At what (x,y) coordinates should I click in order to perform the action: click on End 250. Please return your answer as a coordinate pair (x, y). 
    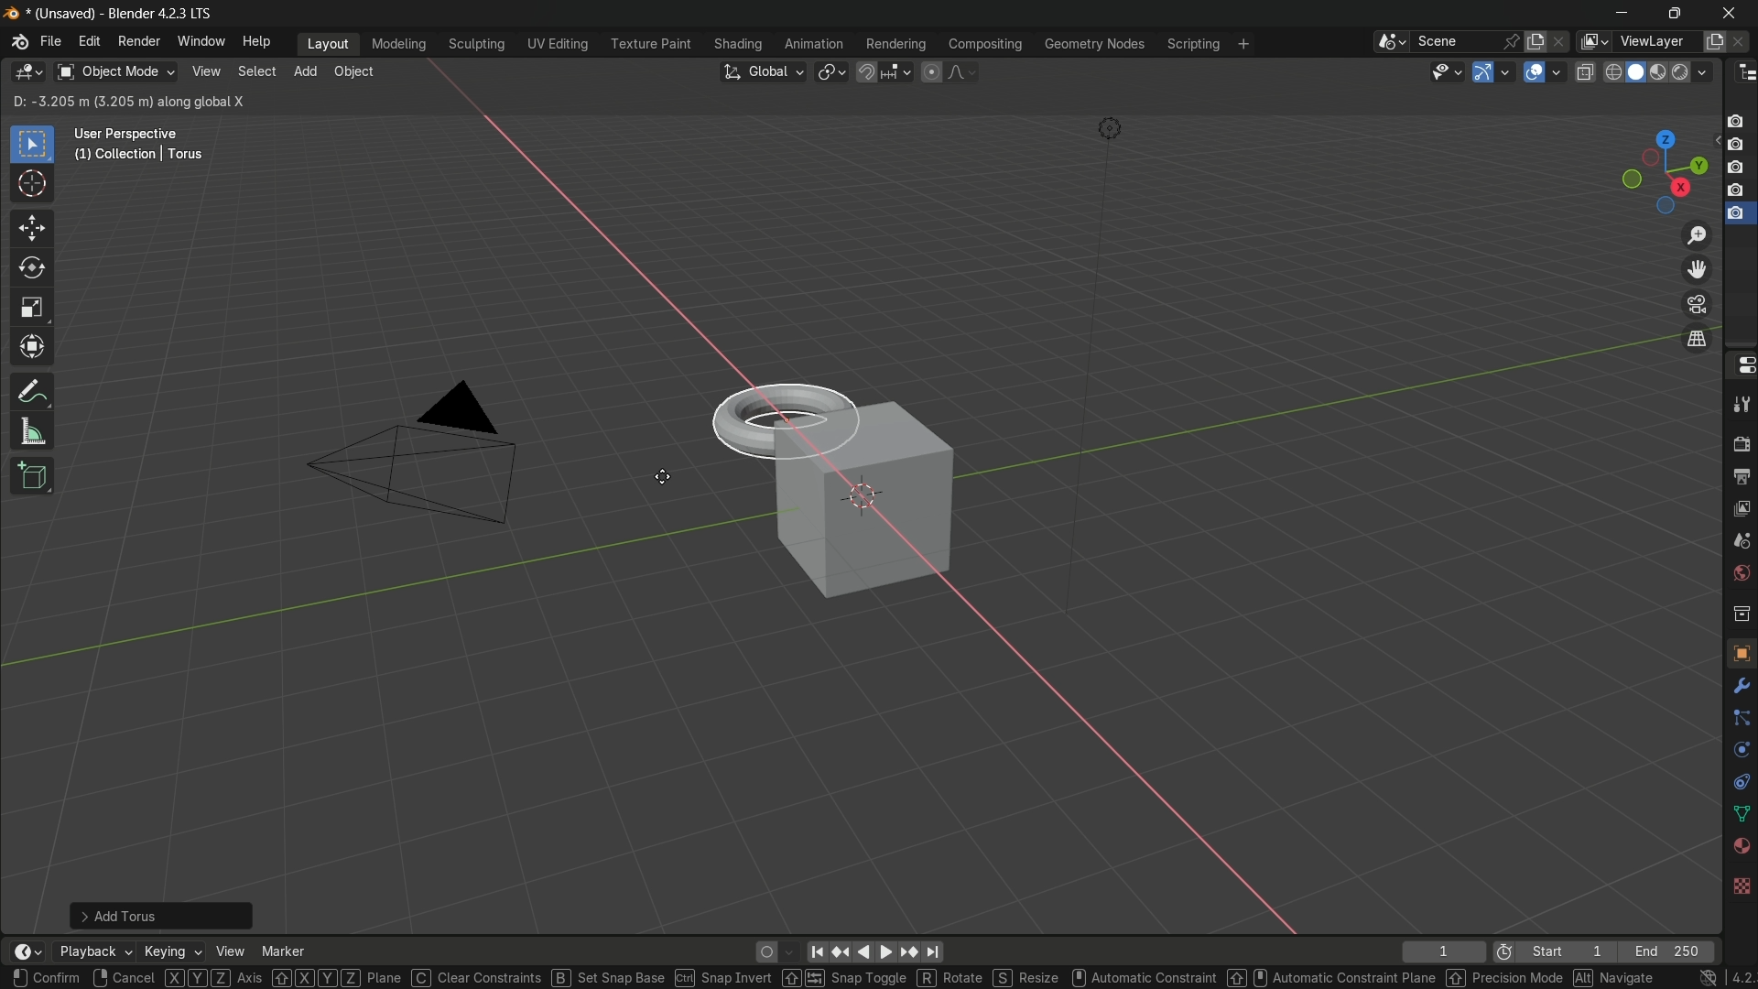
    Looking at the image, I should click on (1666, 951).